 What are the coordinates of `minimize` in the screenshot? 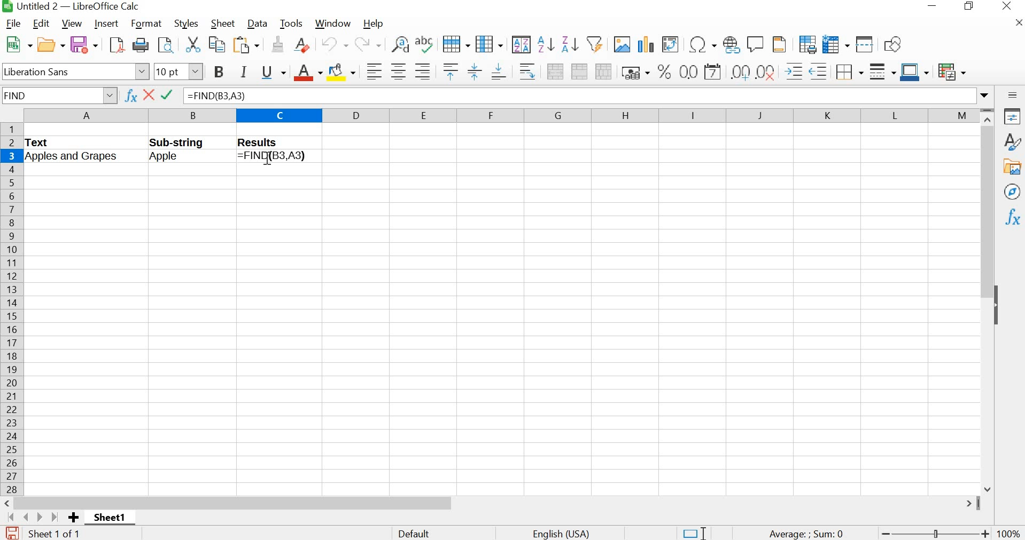 It's located at (934, 6).